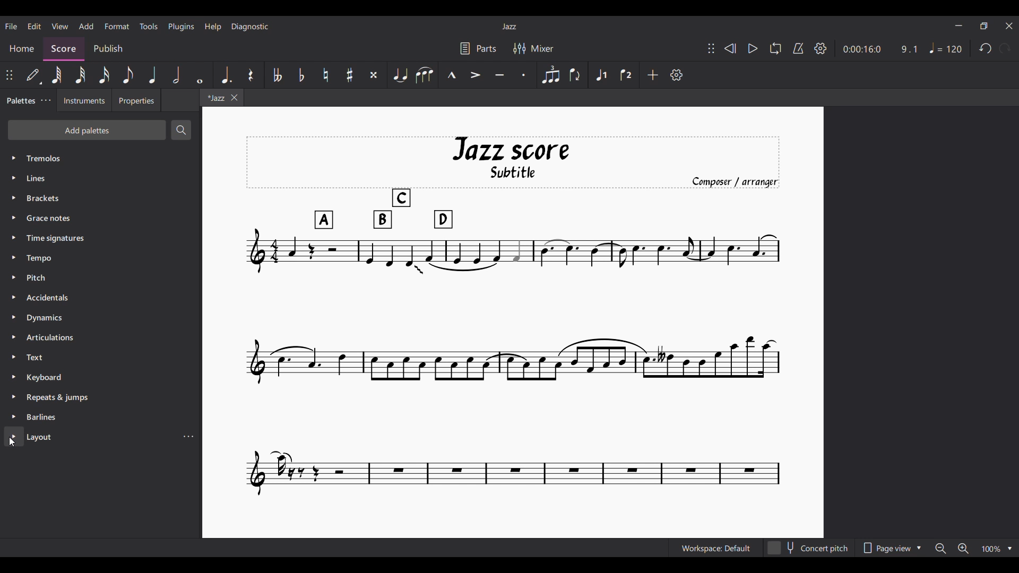 The image size is (1019, 573). Describe the element at coordinates (101, 417) in the screenshot. I see `Barlines` at that location.